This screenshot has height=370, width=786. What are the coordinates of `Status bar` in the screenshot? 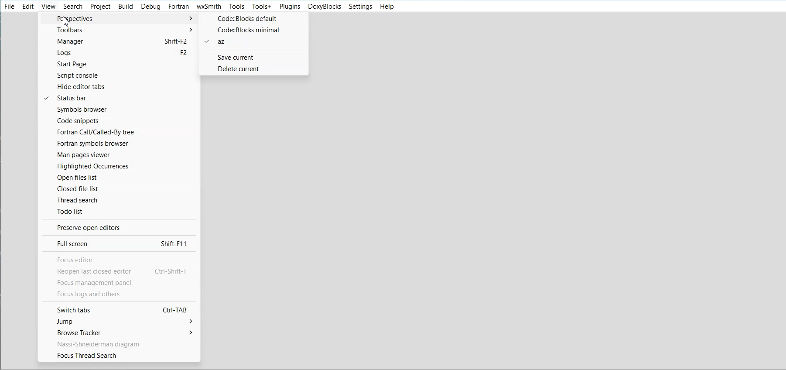 It's located at (120, 98).